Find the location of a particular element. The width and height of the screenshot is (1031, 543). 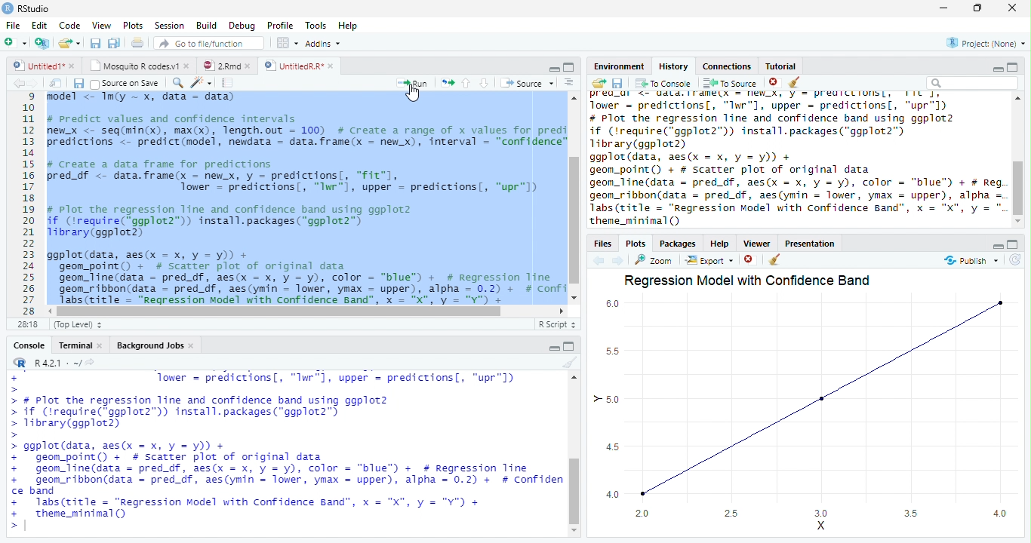

Show in new window is located at coordinates (56, 84).